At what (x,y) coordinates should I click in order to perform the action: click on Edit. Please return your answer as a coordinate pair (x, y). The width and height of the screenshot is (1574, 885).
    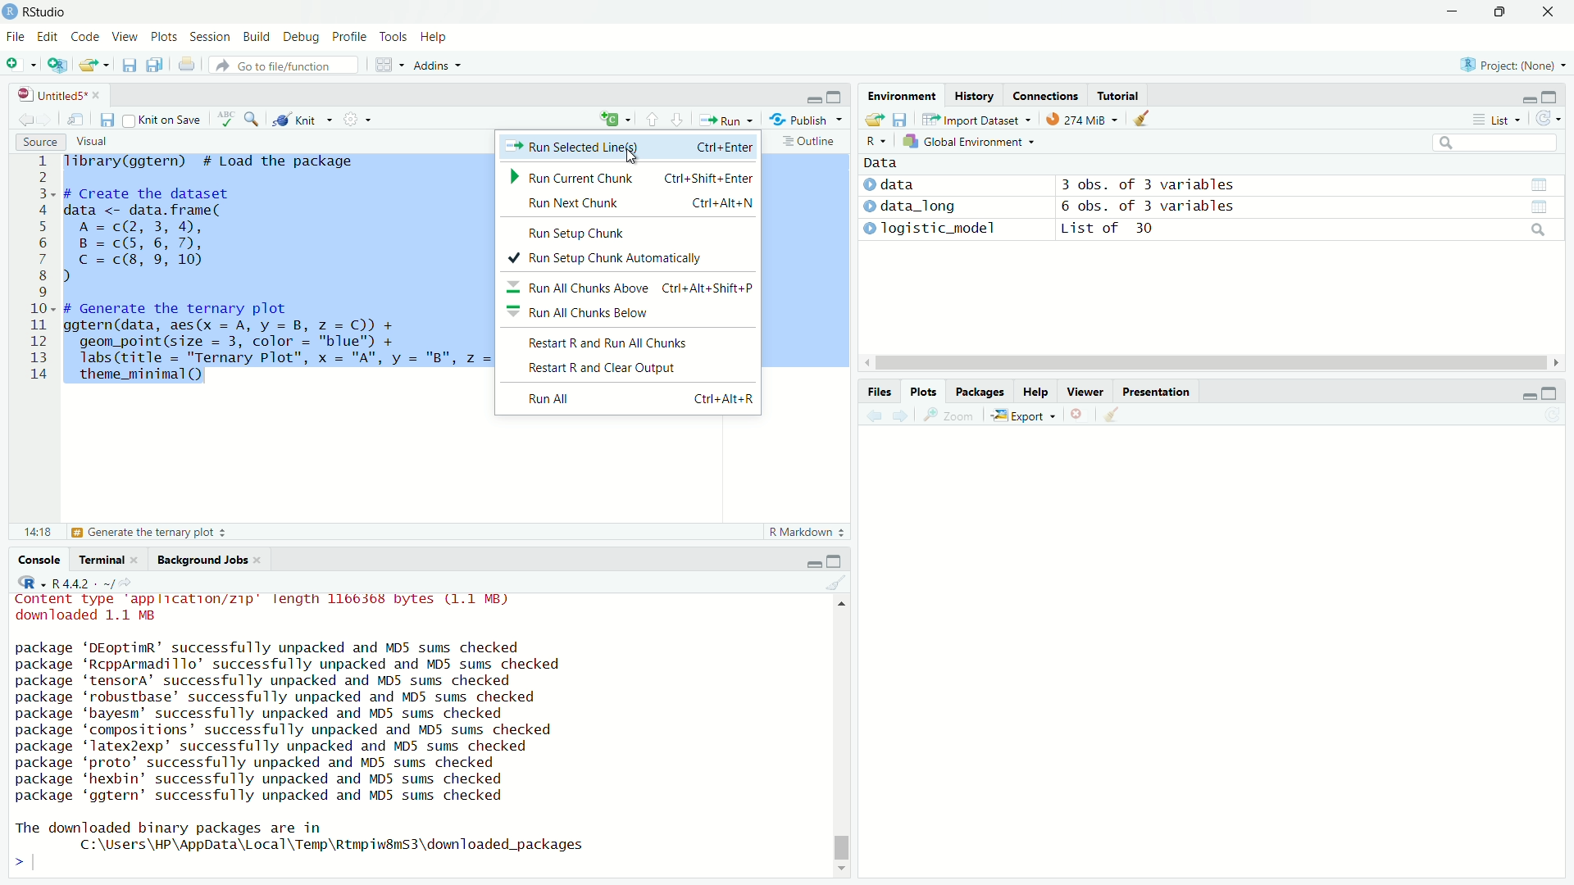
    Looking at the image, I should click on (48, 35).